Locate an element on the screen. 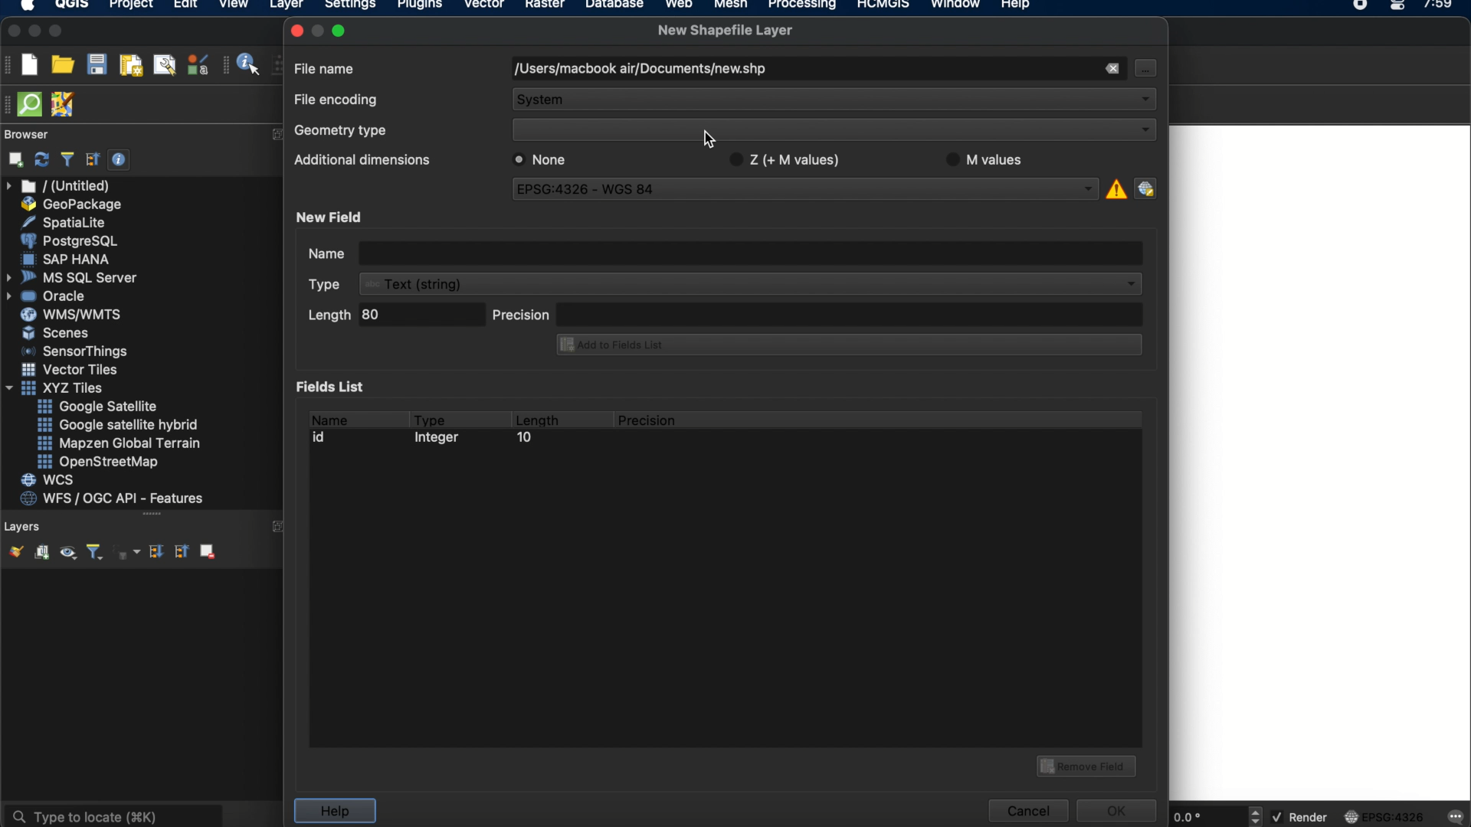  name is located at coordinates (328, 417).